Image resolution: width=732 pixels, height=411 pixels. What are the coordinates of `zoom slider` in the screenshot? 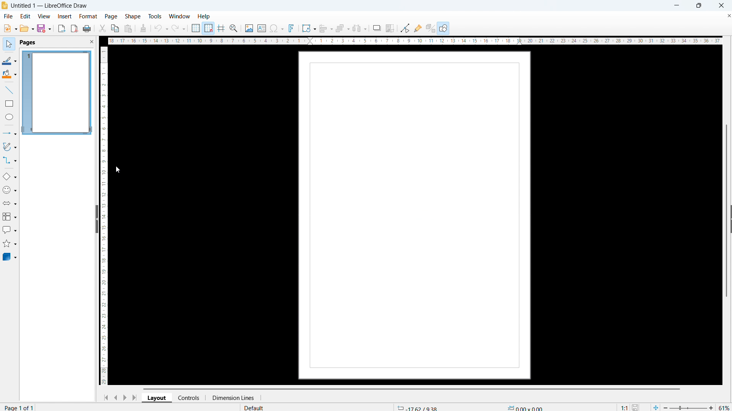 It's located at (688, 406).